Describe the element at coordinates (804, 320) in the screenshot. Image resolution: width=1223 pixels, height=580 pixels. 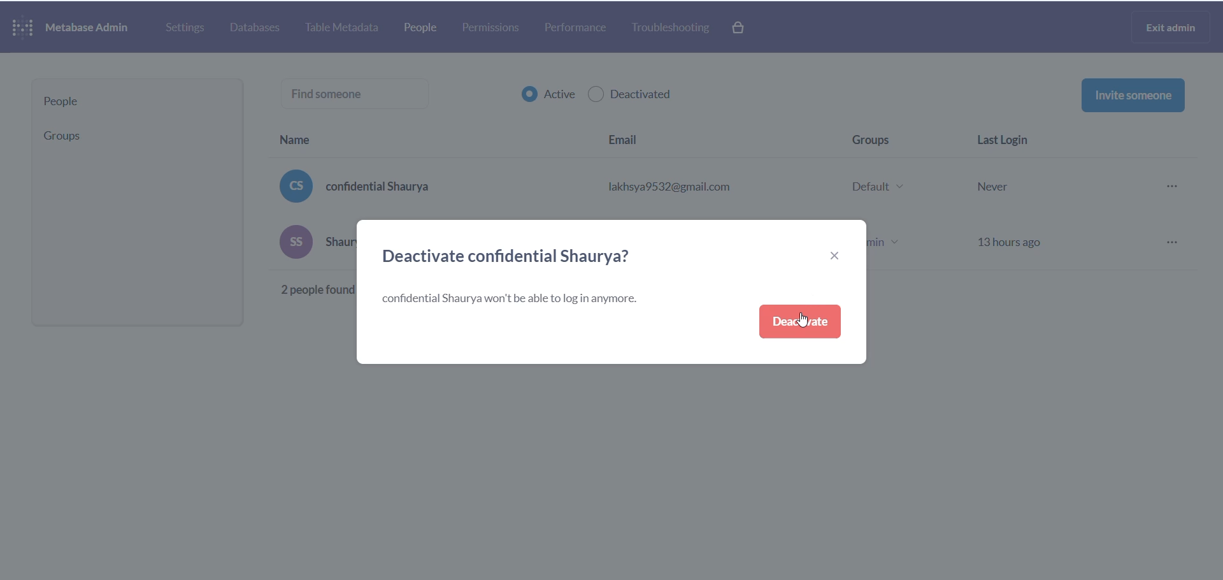
I see `cursor` at that location.